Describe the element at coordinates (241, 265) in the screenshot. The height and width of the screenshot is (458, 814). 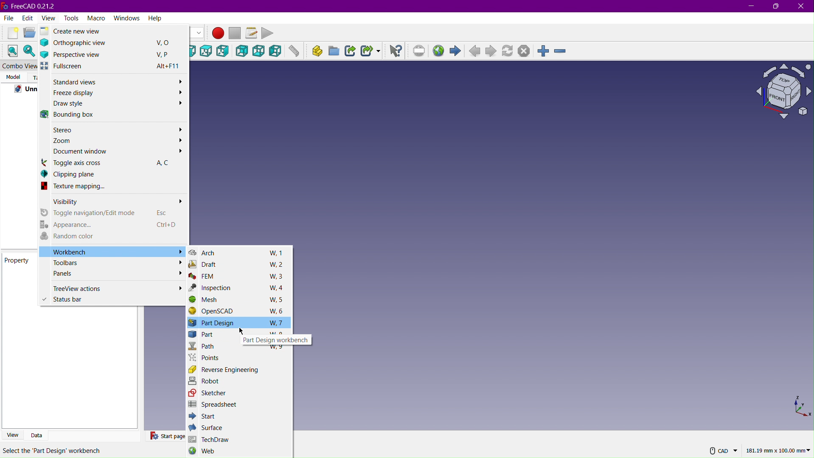
I see `Draft W, 2` at that location.